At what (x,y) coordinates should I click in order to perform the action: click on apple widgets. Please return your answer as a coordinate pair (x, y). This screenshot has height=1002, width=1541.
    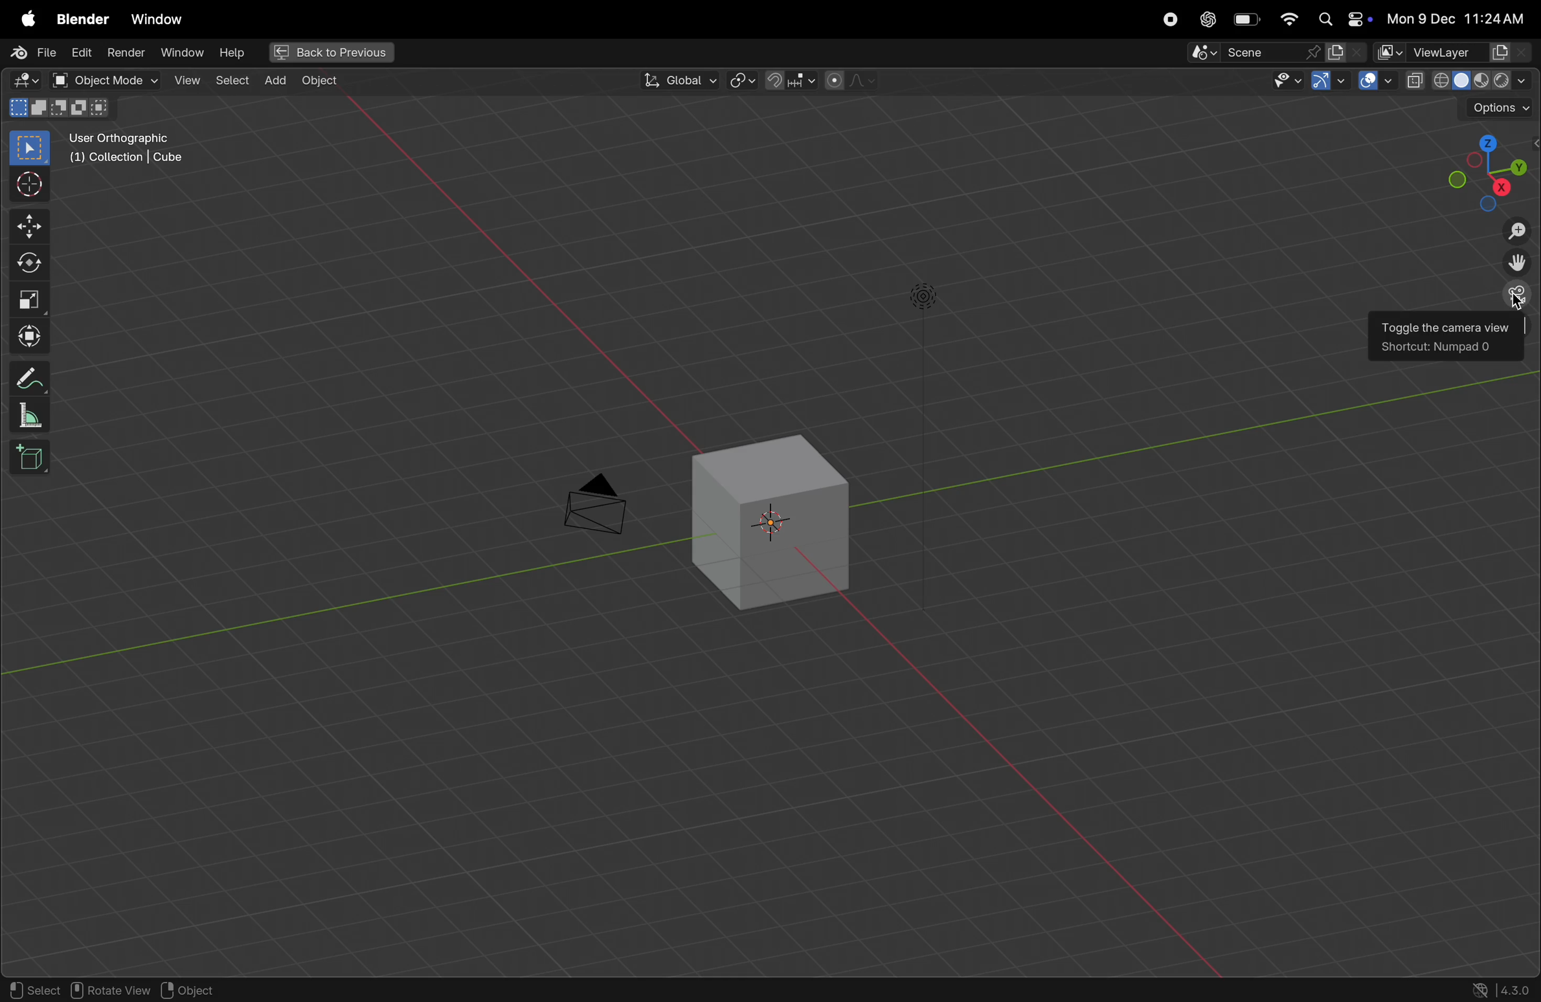
    Looking at the image, I should click on (1344, 19).